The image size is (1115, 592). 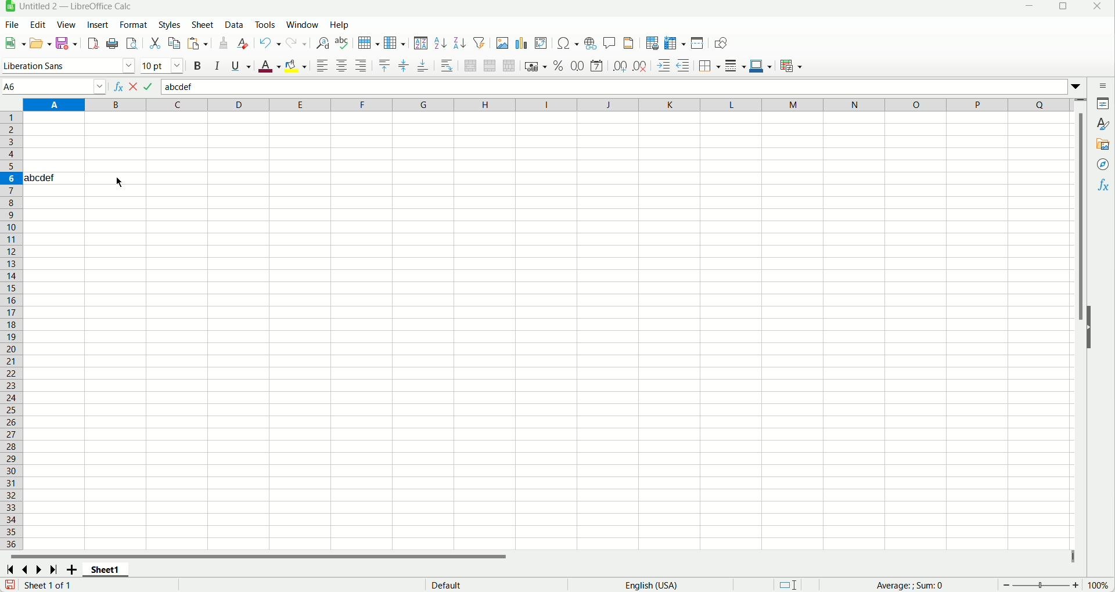 What do you see at coordinates (423, 66) in the screenshot?
I see `align bottom` at bounding box center [423, 66].